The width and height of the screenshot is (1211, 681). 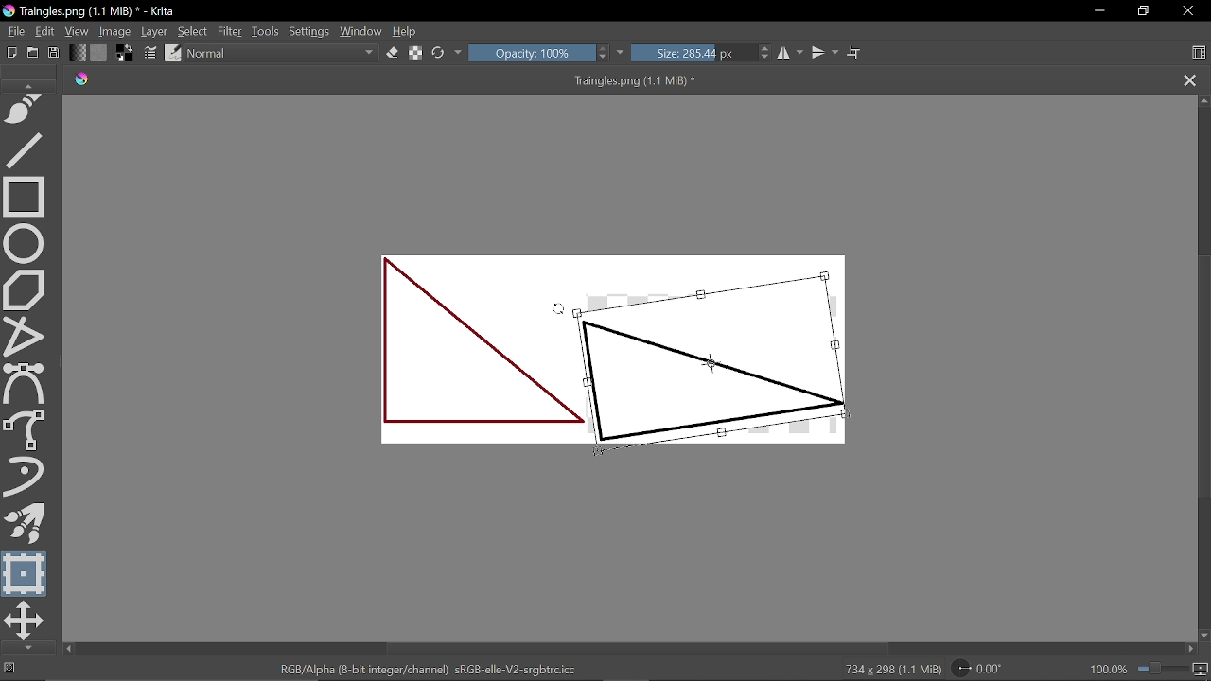 What do you see at coordinates (824, 53) in the screenshot?
I see `Vertical mirror` at bounding box center [824, 53].